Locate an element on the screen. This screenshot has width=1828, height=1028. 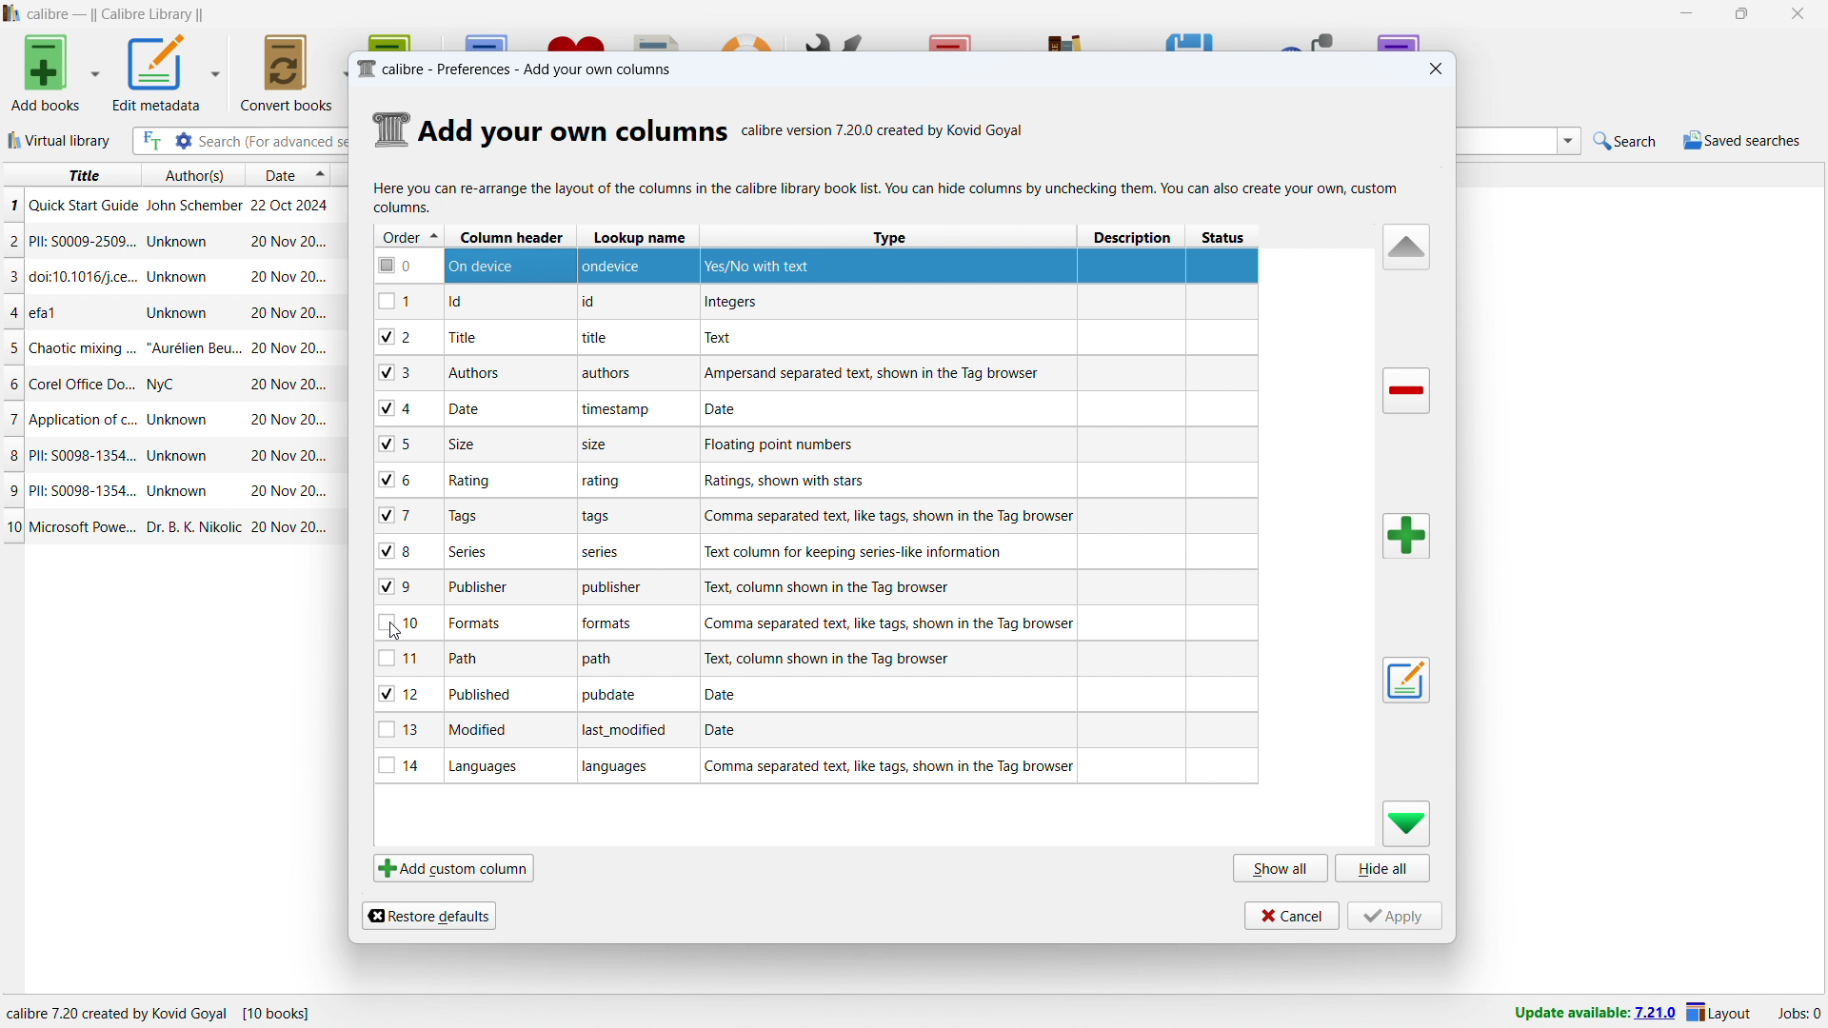
add books is located at coordinates (47, 72).